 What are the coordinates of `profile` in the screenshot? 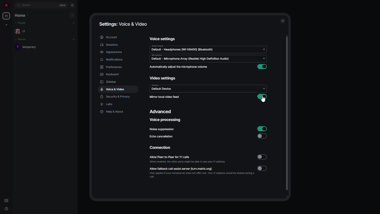 It's located at (6, 5).